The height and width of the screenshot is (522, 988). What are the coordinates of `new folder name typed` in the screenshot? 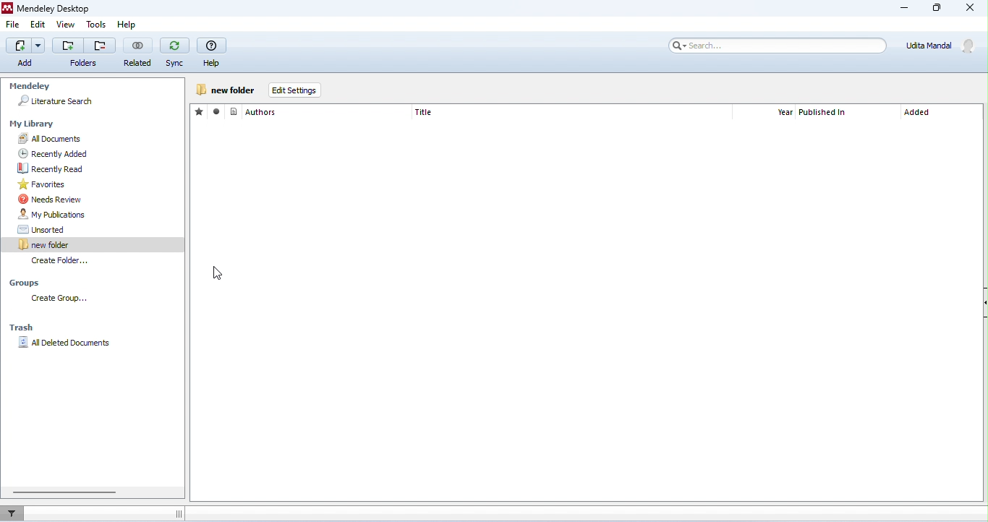 It's located at (48, 245).